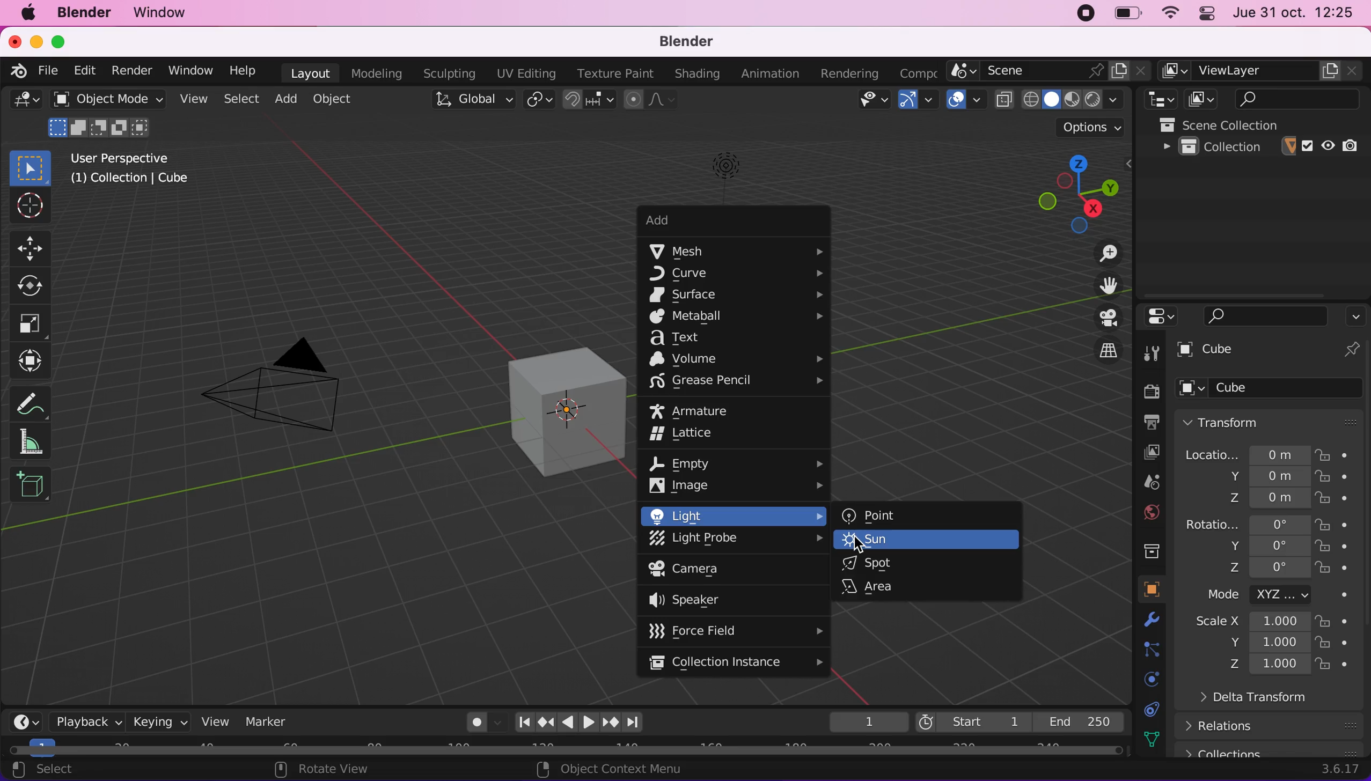 Image resolution: width=1371 pixels, height=781 pixels. What do you see at coordinates (1266, 315) in the screenshot?
I see `seearch` at bounding box center [1266, 315].